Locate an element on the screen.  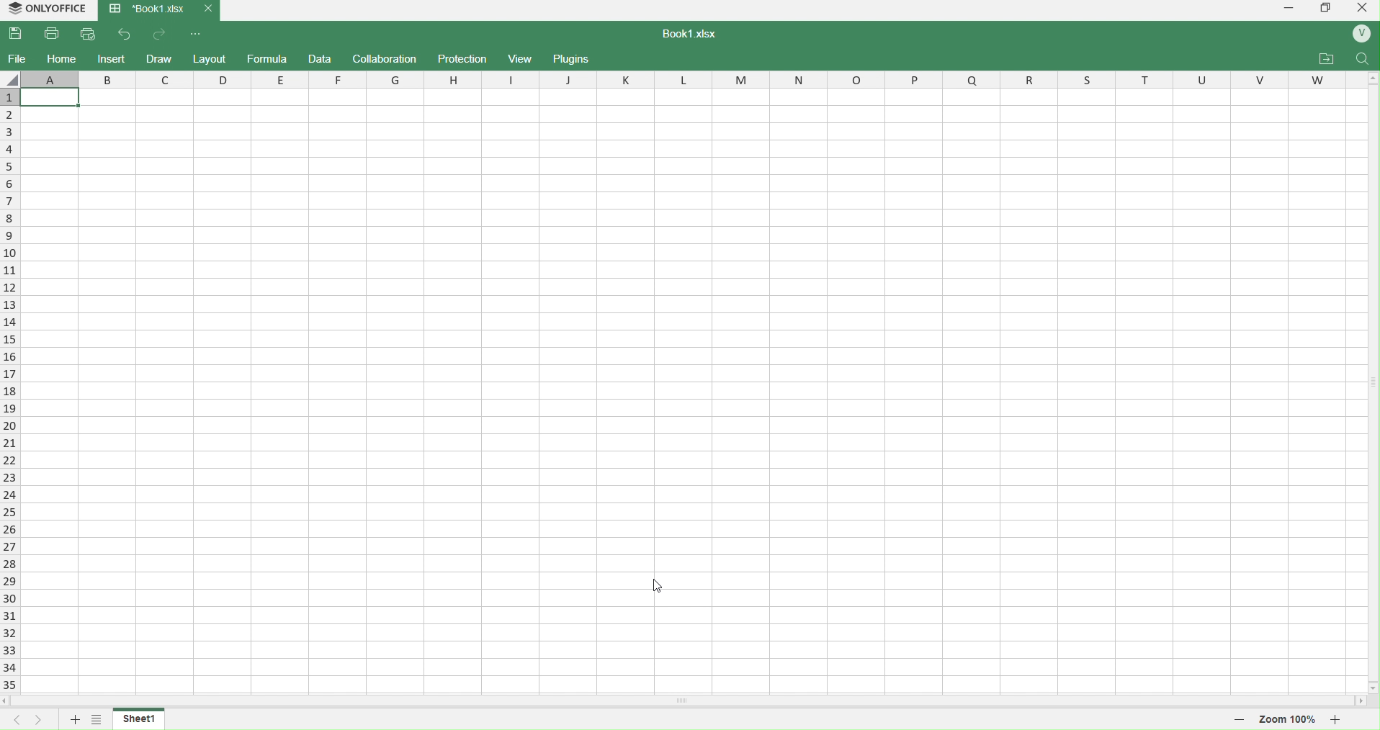
protection is located at coordinates (460, 58).